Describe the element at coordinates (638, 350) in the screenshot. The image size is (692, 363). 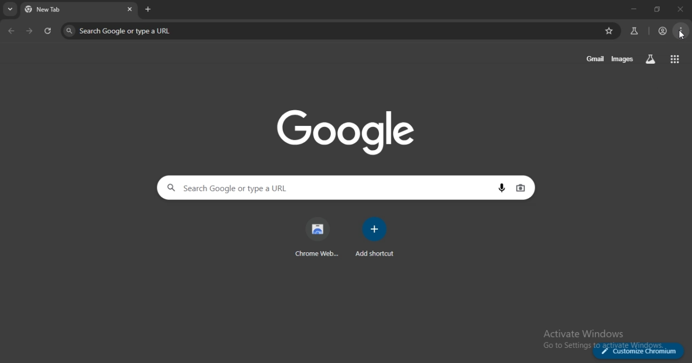
I see `customize chromium` at that location.